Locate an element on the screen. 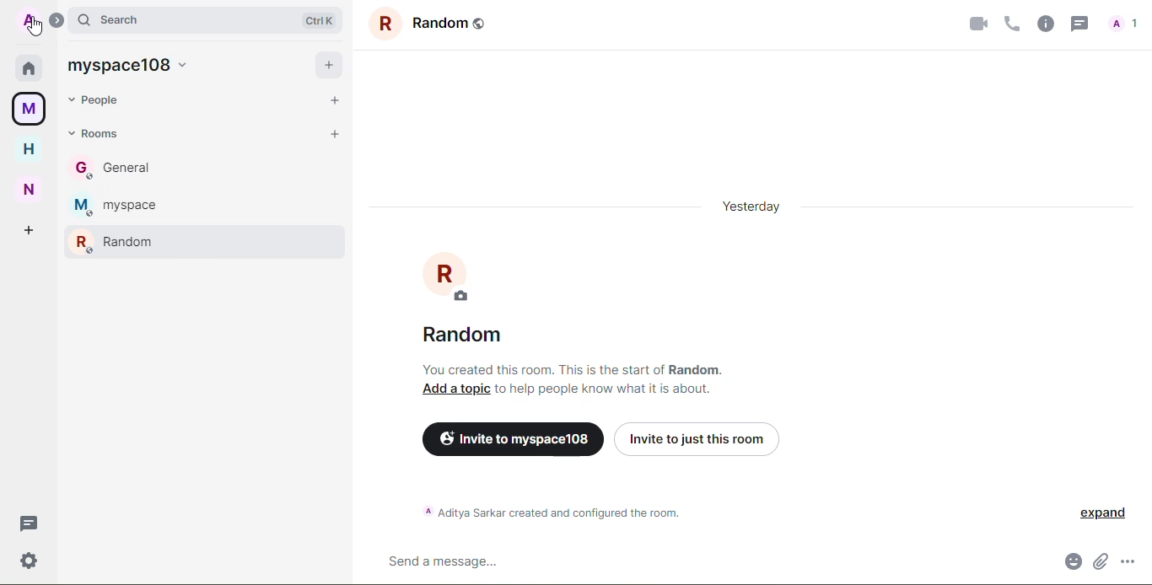 This screenshot has height=585, width=1152. threads is located at coordinates (30, 523).